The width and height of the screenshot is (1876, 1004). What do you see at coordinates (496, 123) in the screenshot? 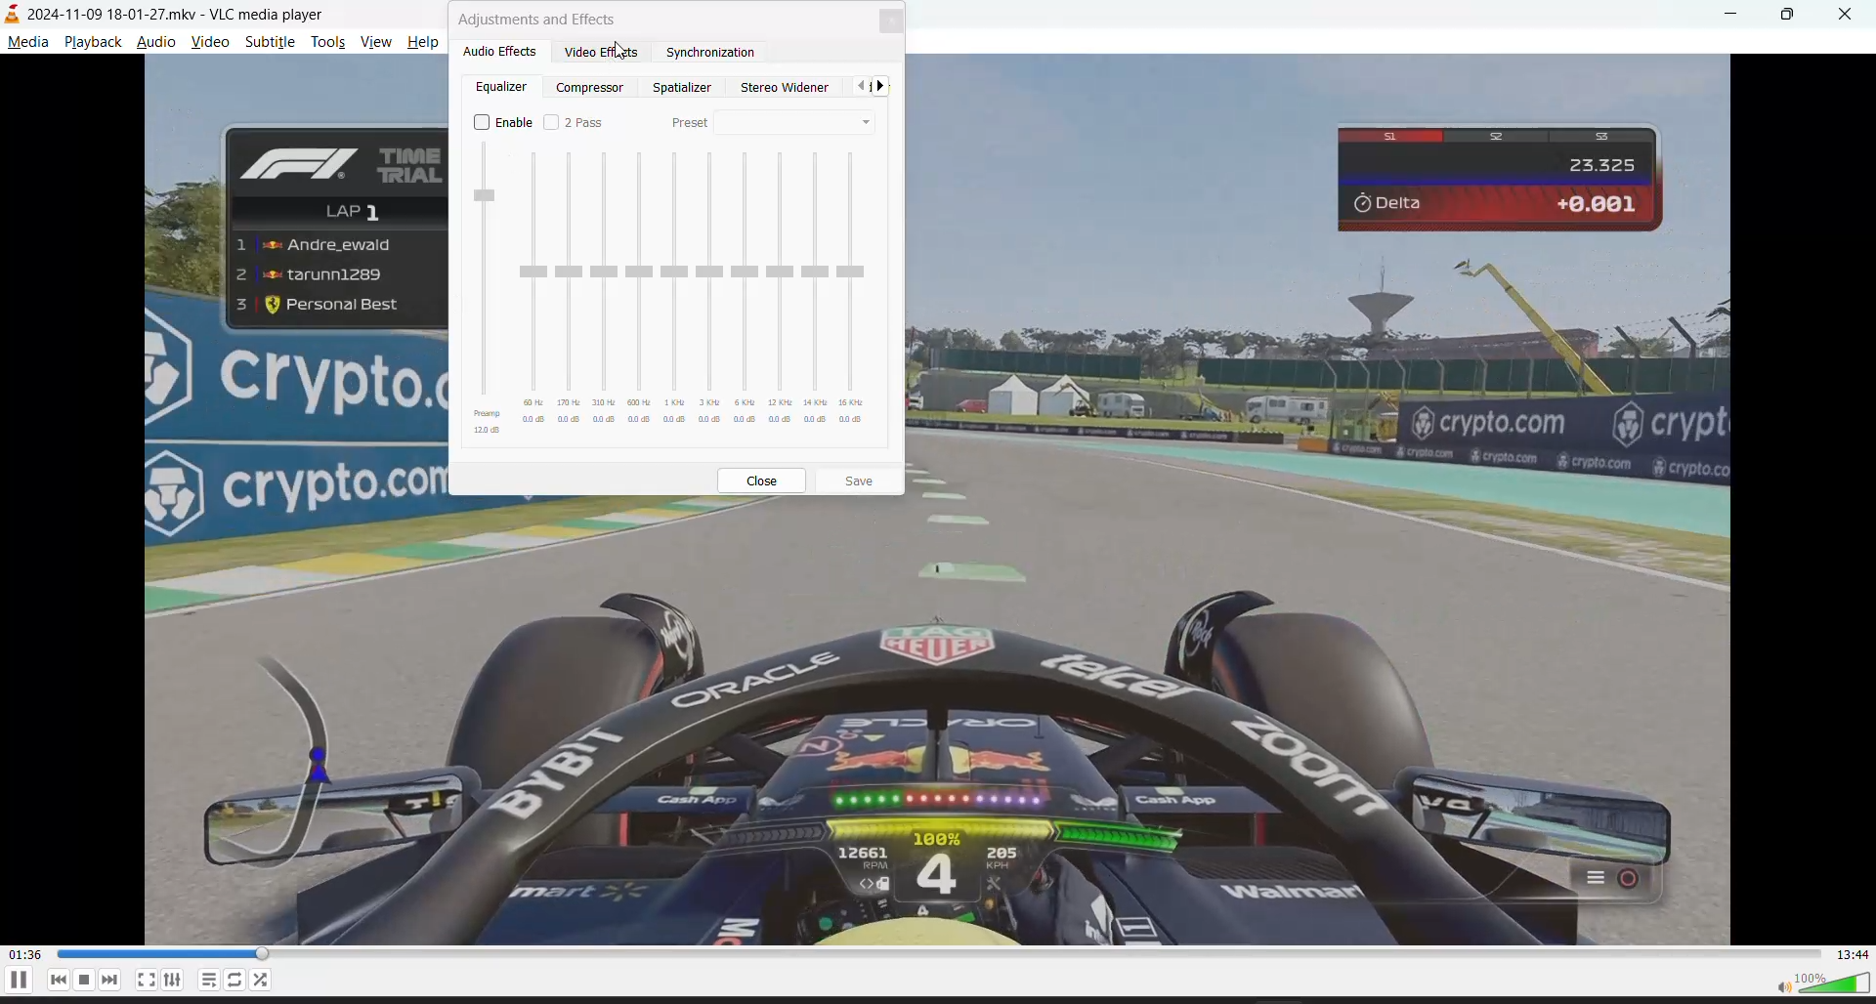
I see `enable` at bounding box center [496, 123].